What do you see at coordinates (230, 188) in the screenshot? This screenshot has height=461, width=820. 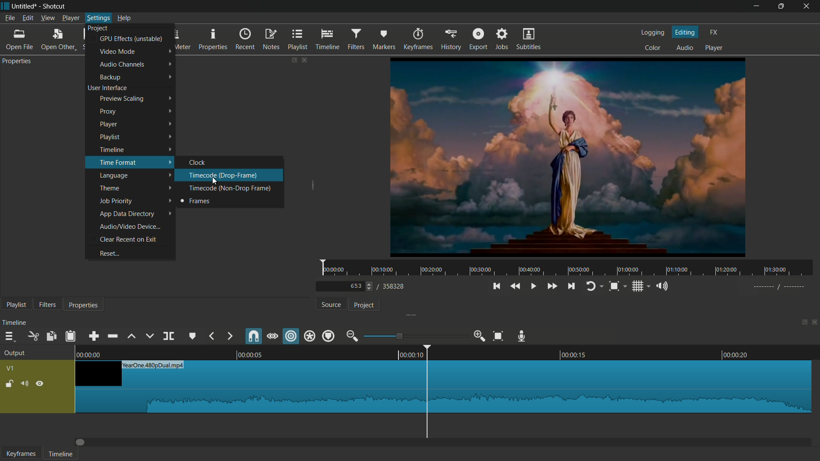 I see `timecode(non-drop frame)` at bounding box center [230, 188].